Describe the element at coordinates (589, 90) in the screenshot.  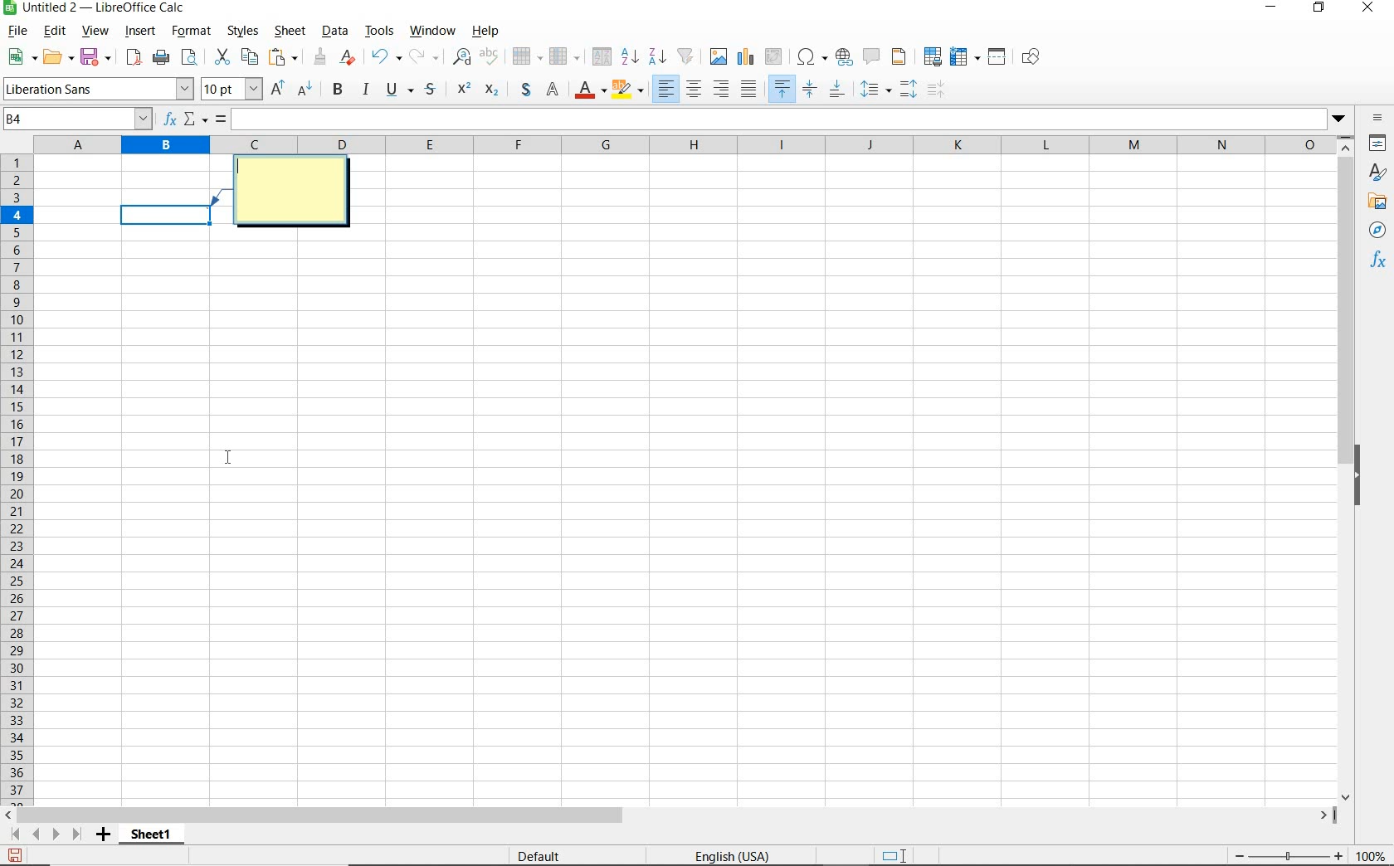
I see `font color` at that location.